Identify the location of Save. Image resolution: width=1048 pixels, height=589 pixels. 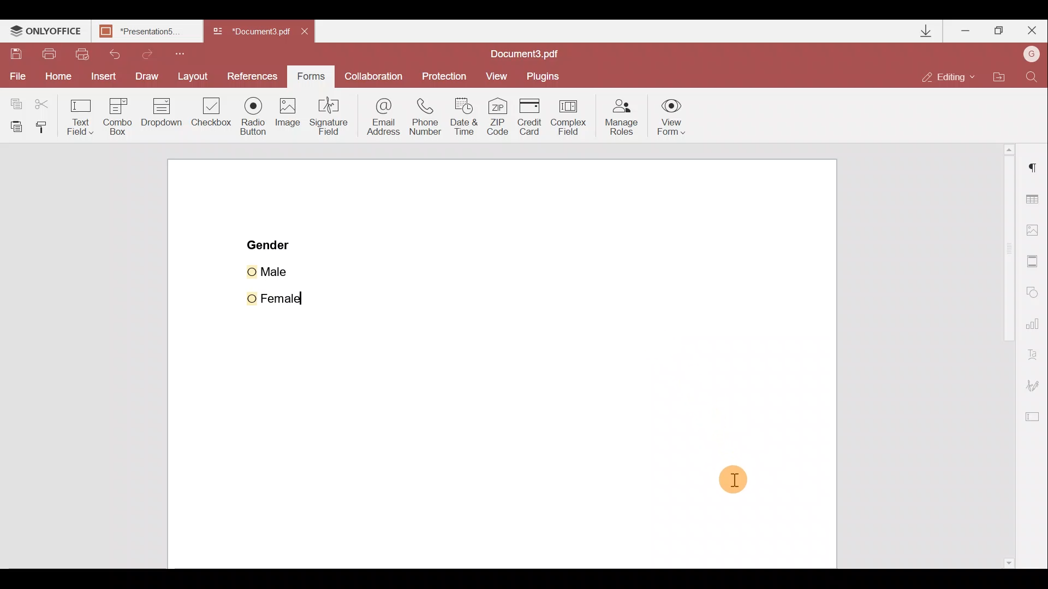
(17, 55).